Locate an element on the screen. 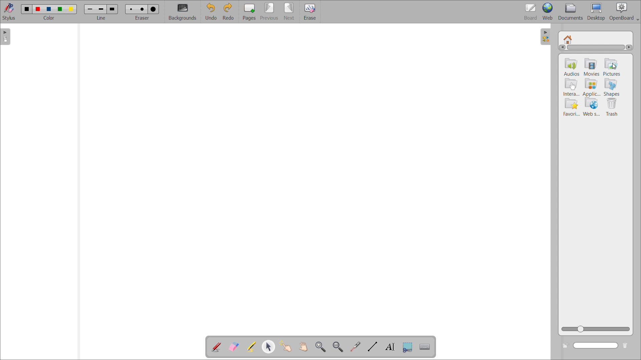 The image size is (641, 360). zoom in is located at coordinates (321, 347).